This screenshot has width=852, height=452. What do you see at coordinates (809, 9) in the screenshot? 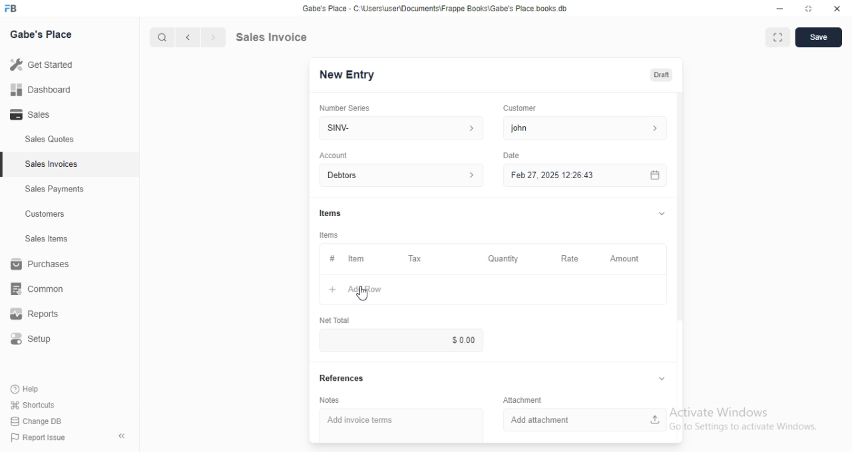
I see `Expand` at bounding box center [809, 9].